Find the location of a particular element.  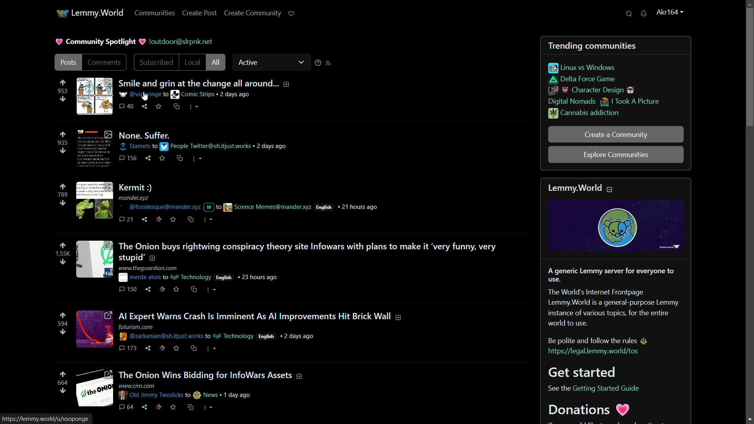

downvote is located at coordinates (62, 150).